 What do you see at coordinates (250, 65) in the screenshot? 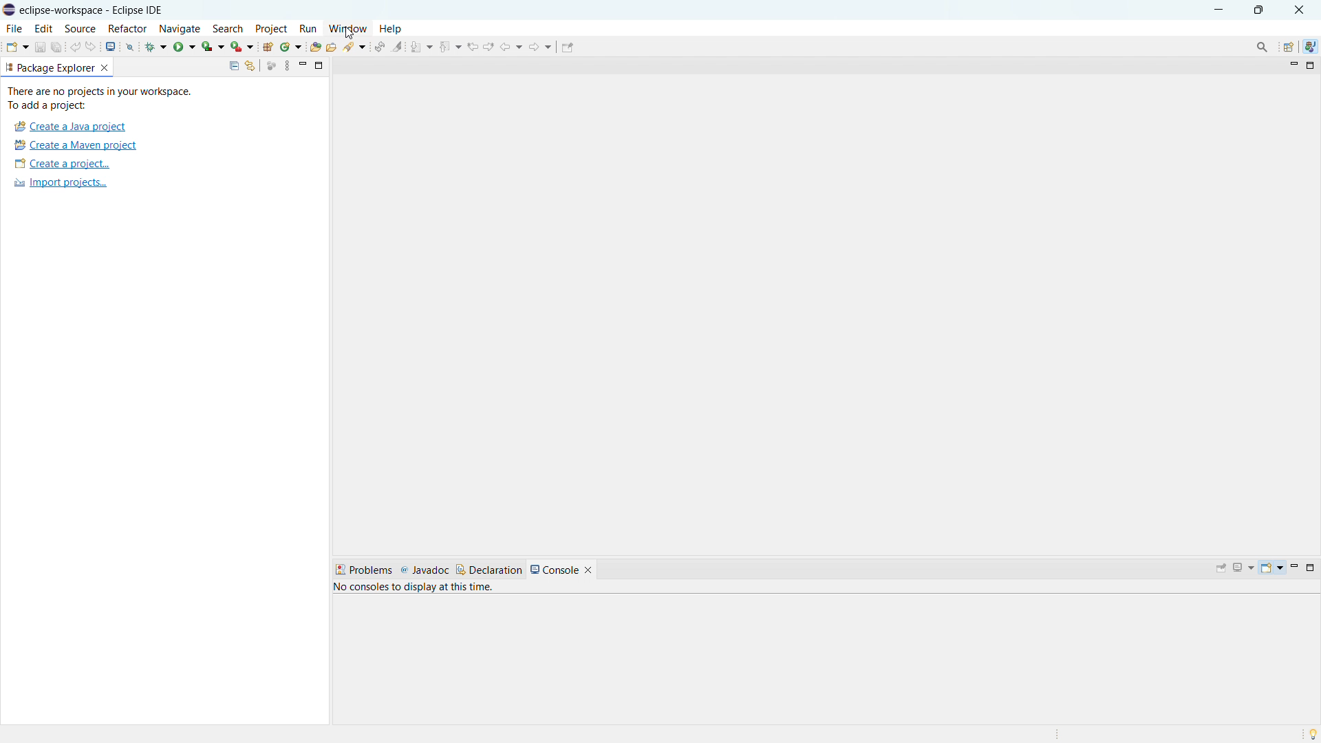
I see `link with editor` at bounding box center [250, 65].